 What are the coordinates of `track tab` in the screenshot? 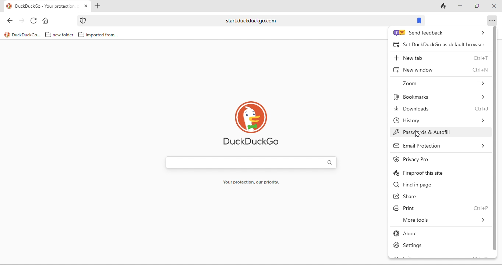 It's located at (444, 6).